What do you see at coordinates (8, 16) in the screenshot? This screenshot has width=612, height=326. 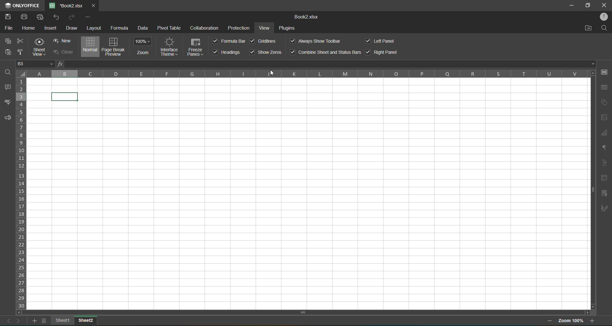 I see `save` at bounding box center [8, 16].